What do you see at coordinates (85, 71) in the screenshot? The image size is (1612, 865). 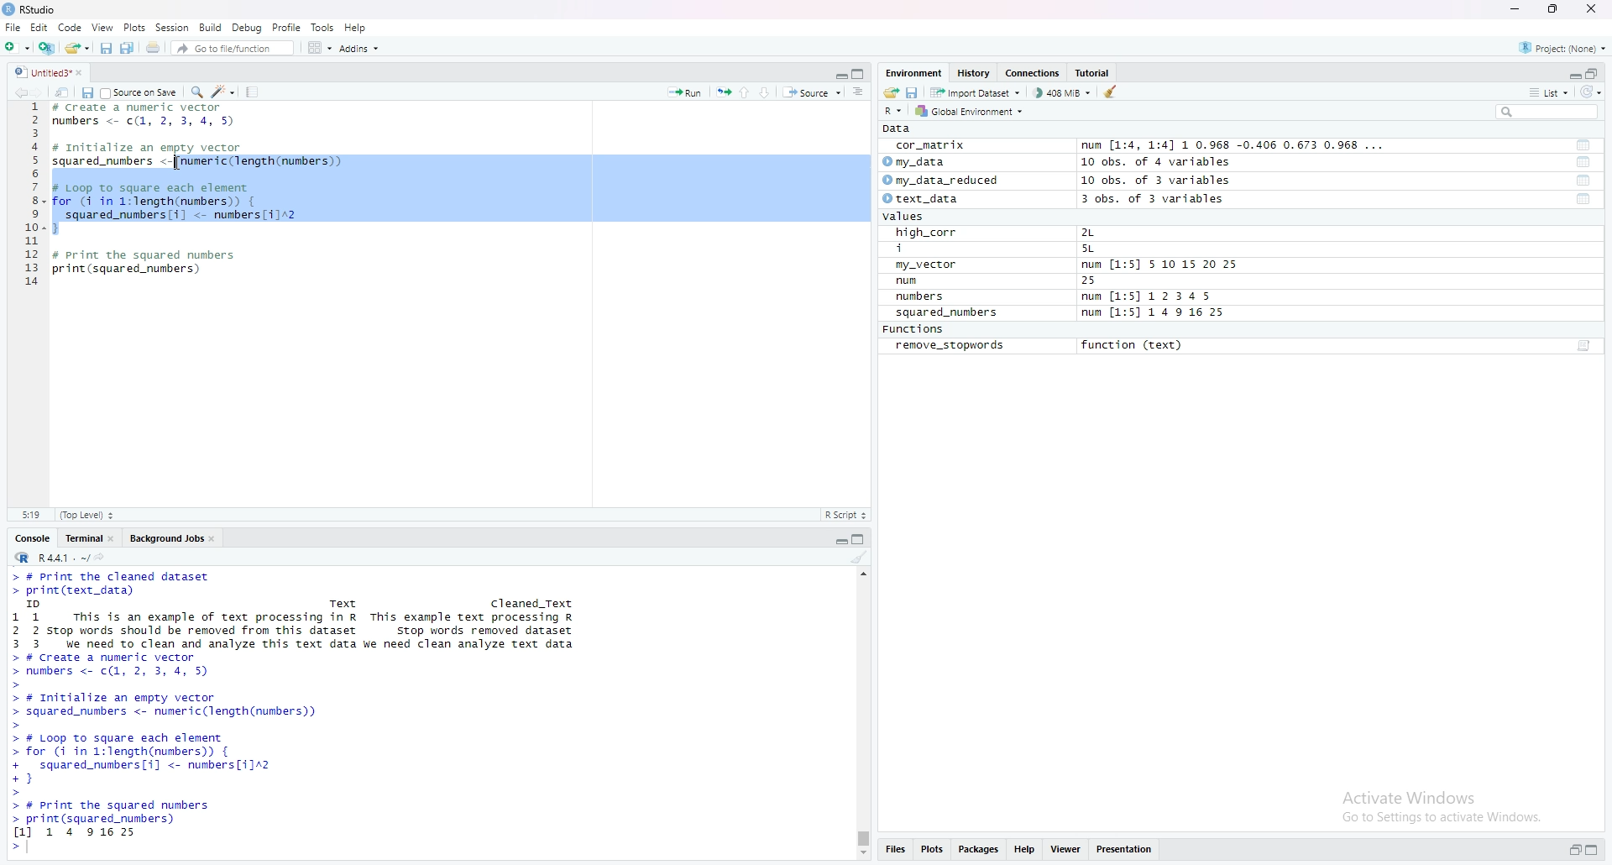 I see `close` at bounding box center [85, 71].